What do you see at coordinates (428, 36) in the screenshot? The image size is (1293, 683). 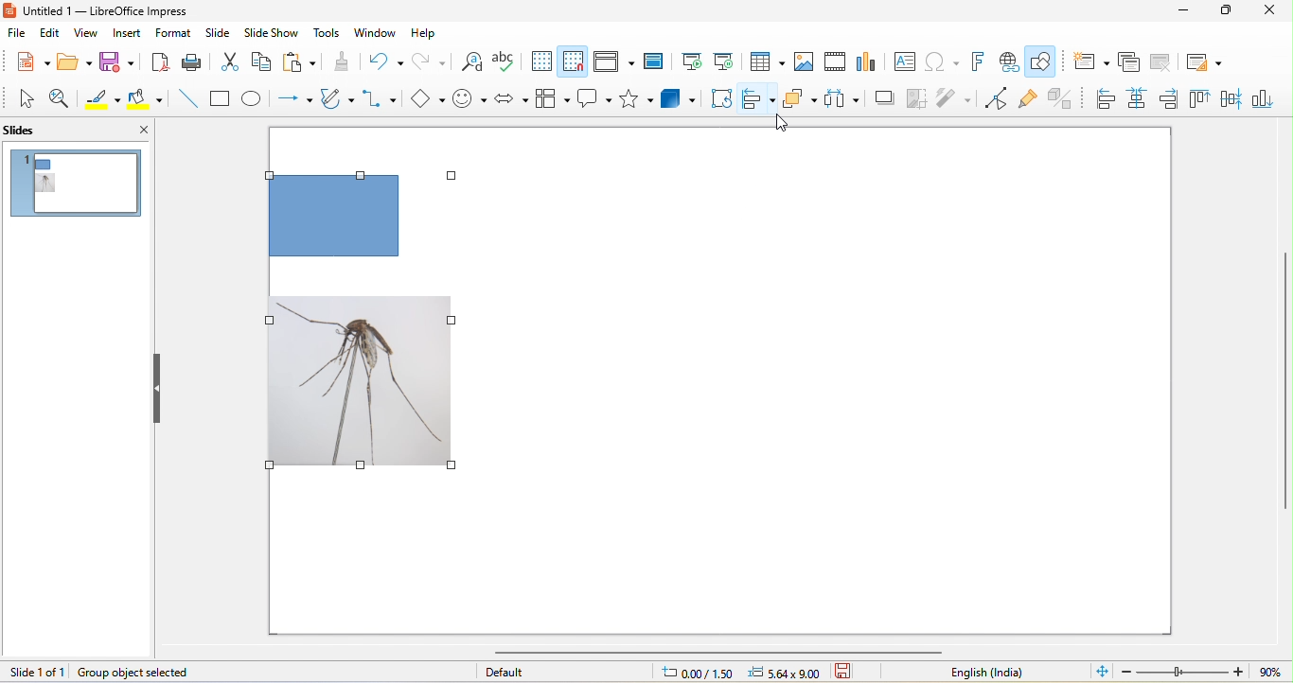 I see `help` at bounding box center [428, 36].